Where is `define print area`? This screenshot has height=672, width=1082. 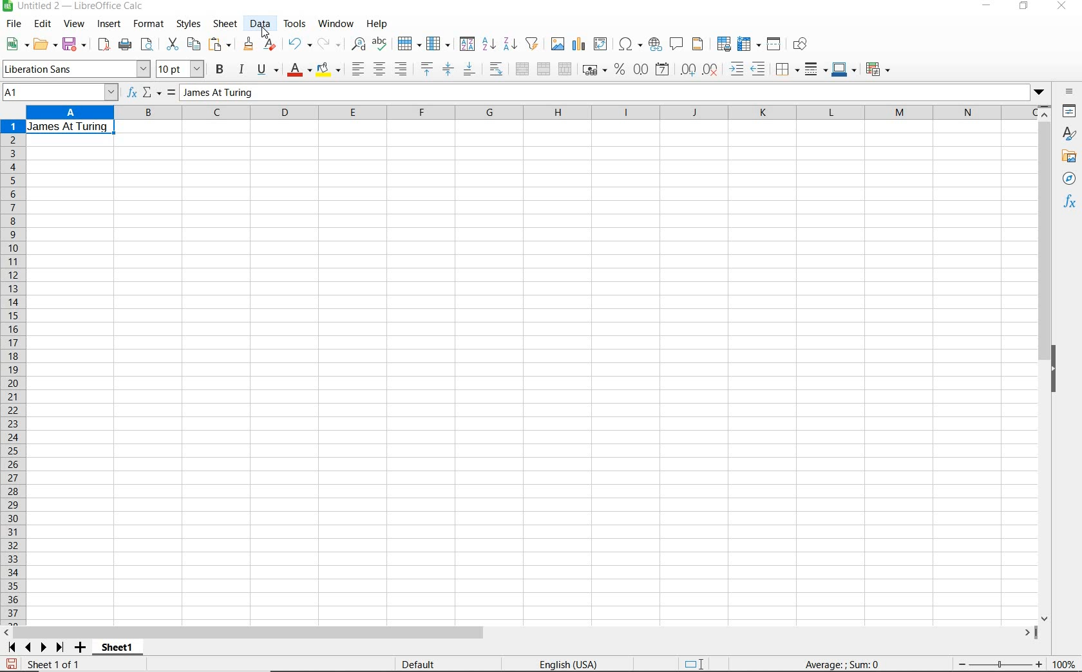 define print area is located at coordinates (723, 44).